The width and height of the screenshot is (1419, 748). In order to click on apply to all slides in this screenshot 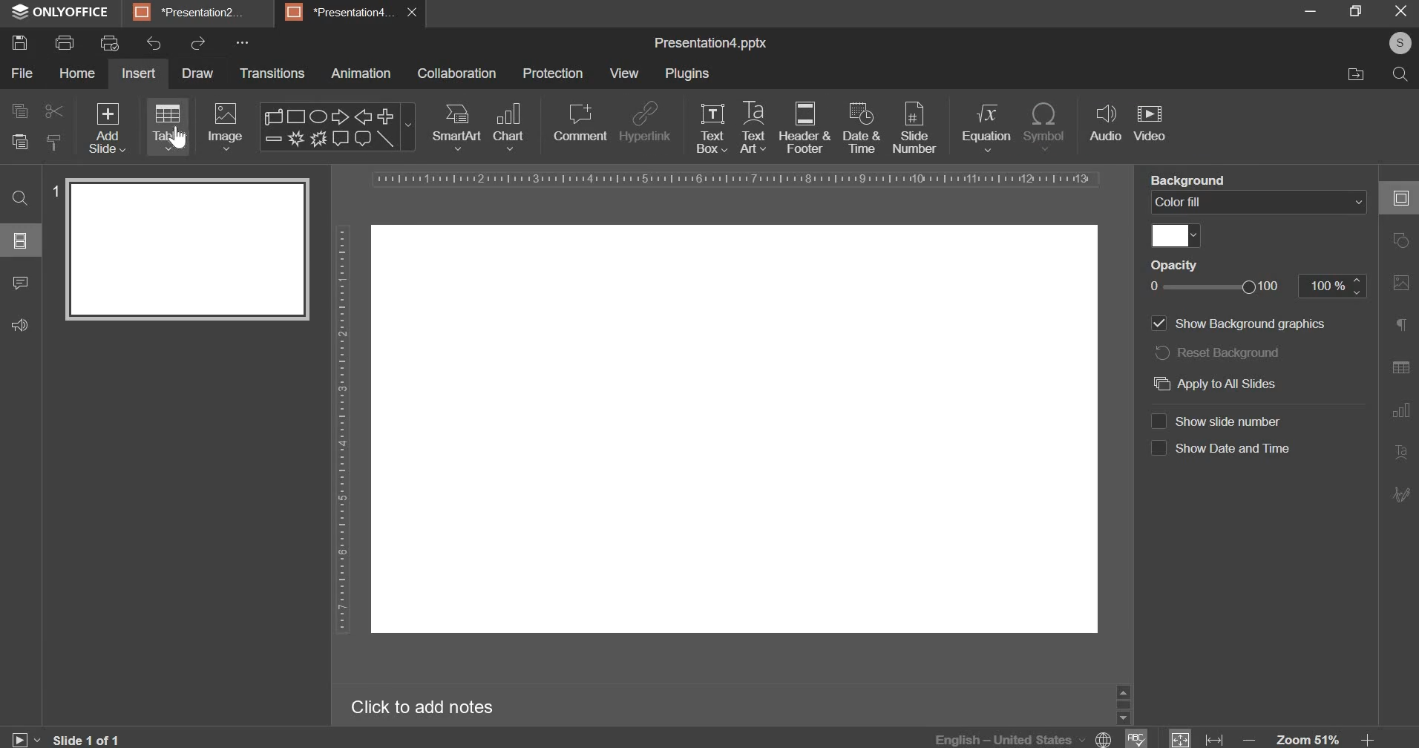, I will do `click(1217, 383)`.